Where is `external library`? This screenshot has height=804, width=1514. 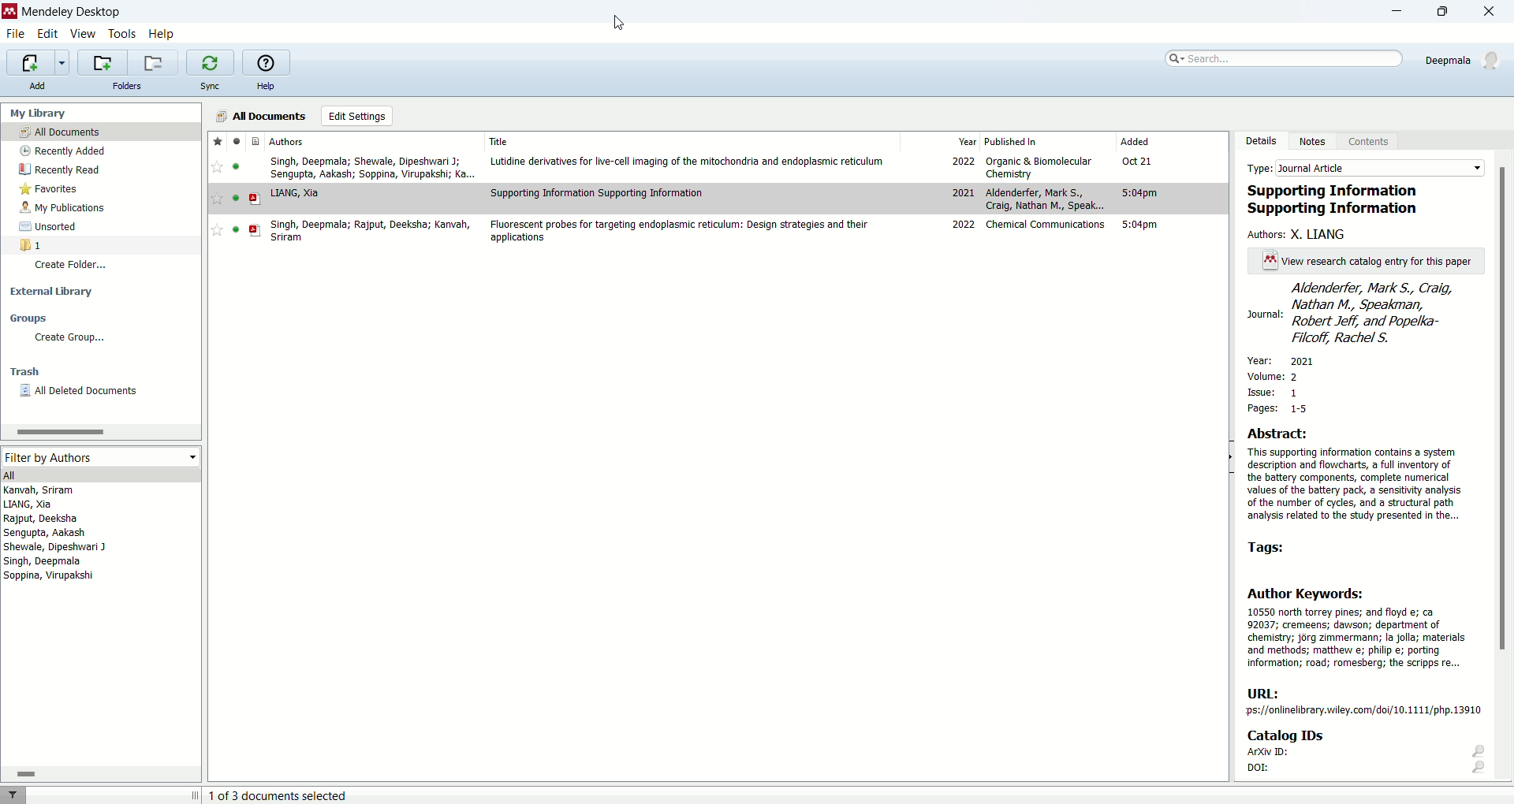
external library is located at coordinates (51, 293).